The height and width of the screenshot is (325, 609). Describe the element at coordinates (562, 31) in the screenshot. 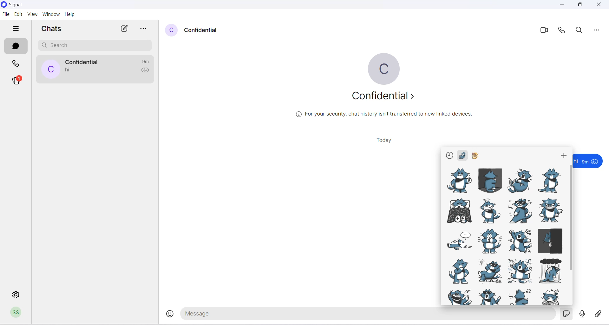

I see `voice call` at that location.